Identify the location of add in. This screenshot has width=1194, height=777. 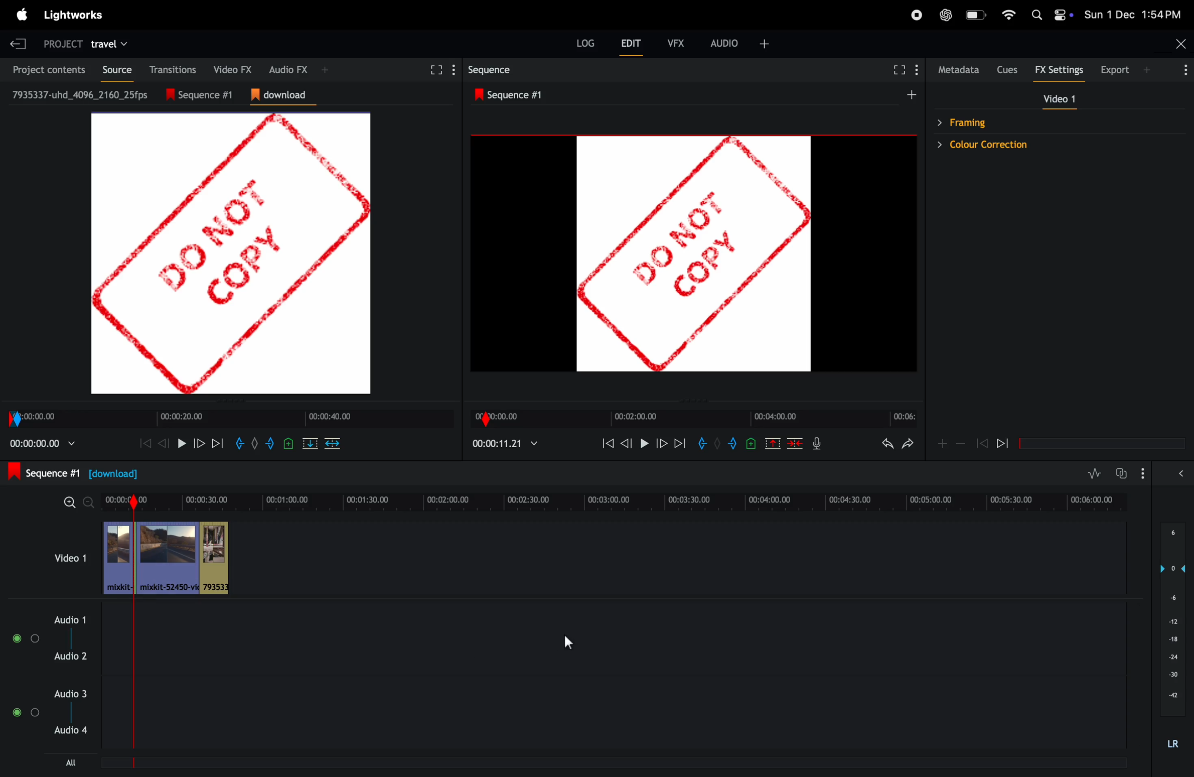
(701, 443).